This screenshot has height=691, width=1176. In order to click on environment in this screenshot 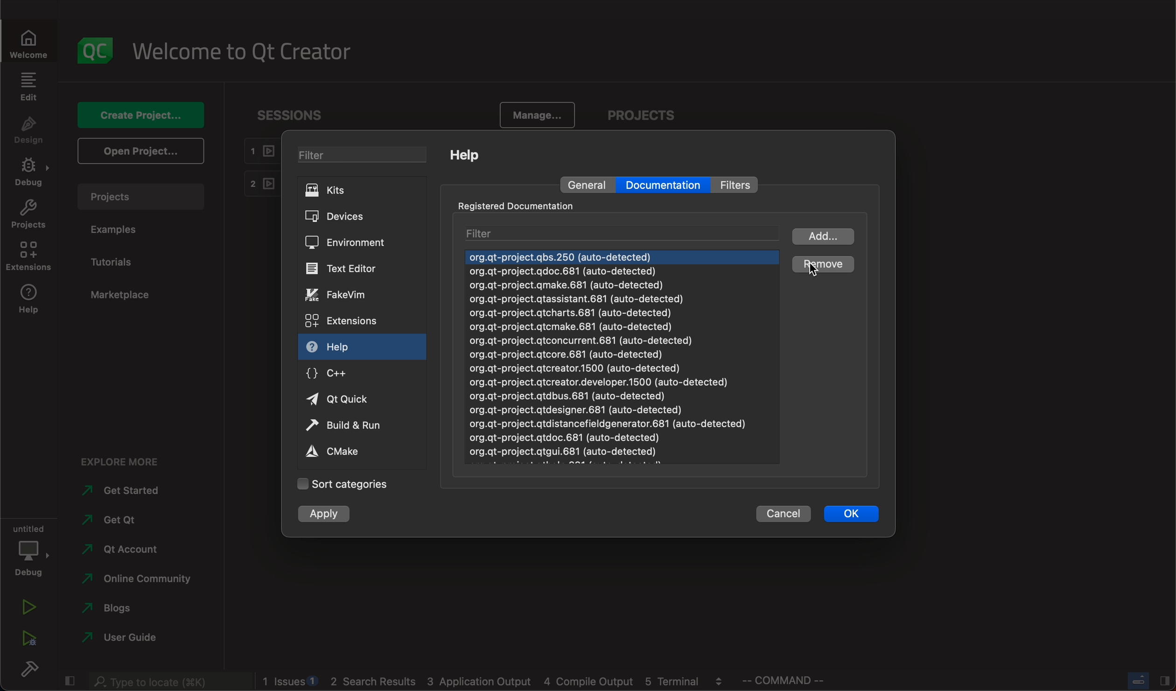, I will do `click(355, 242)`.